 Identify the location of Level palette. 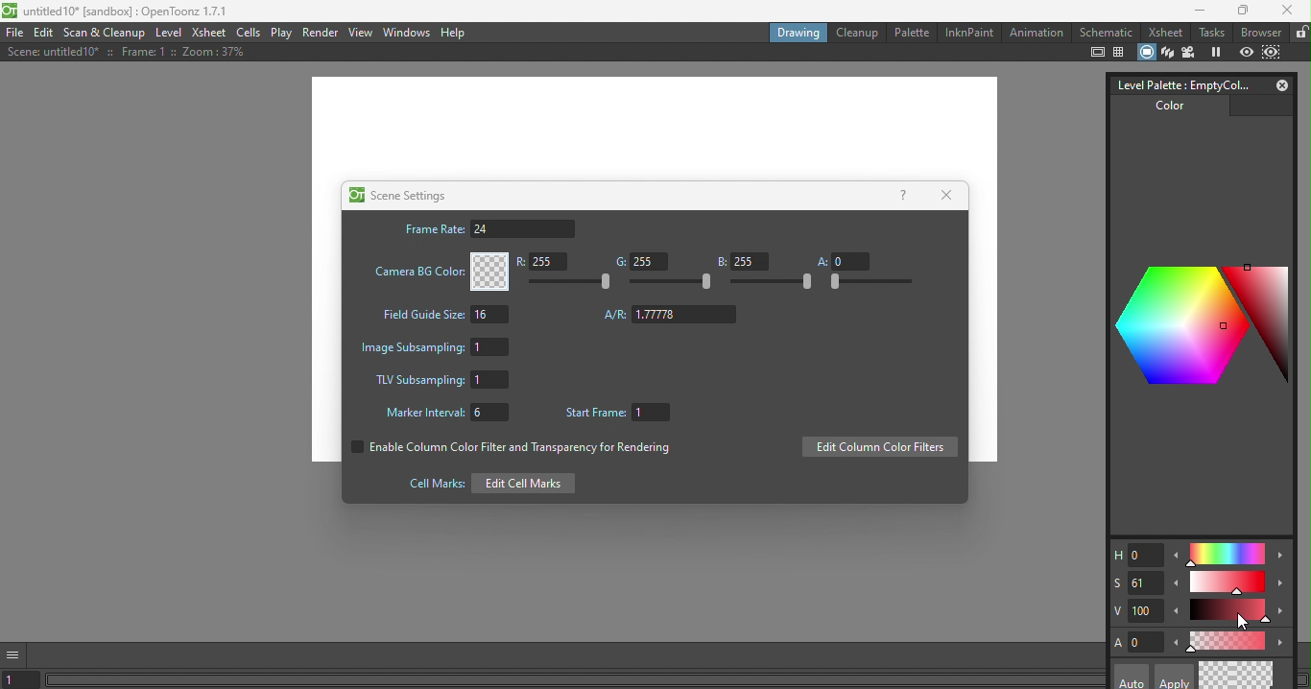
(1179, 83).